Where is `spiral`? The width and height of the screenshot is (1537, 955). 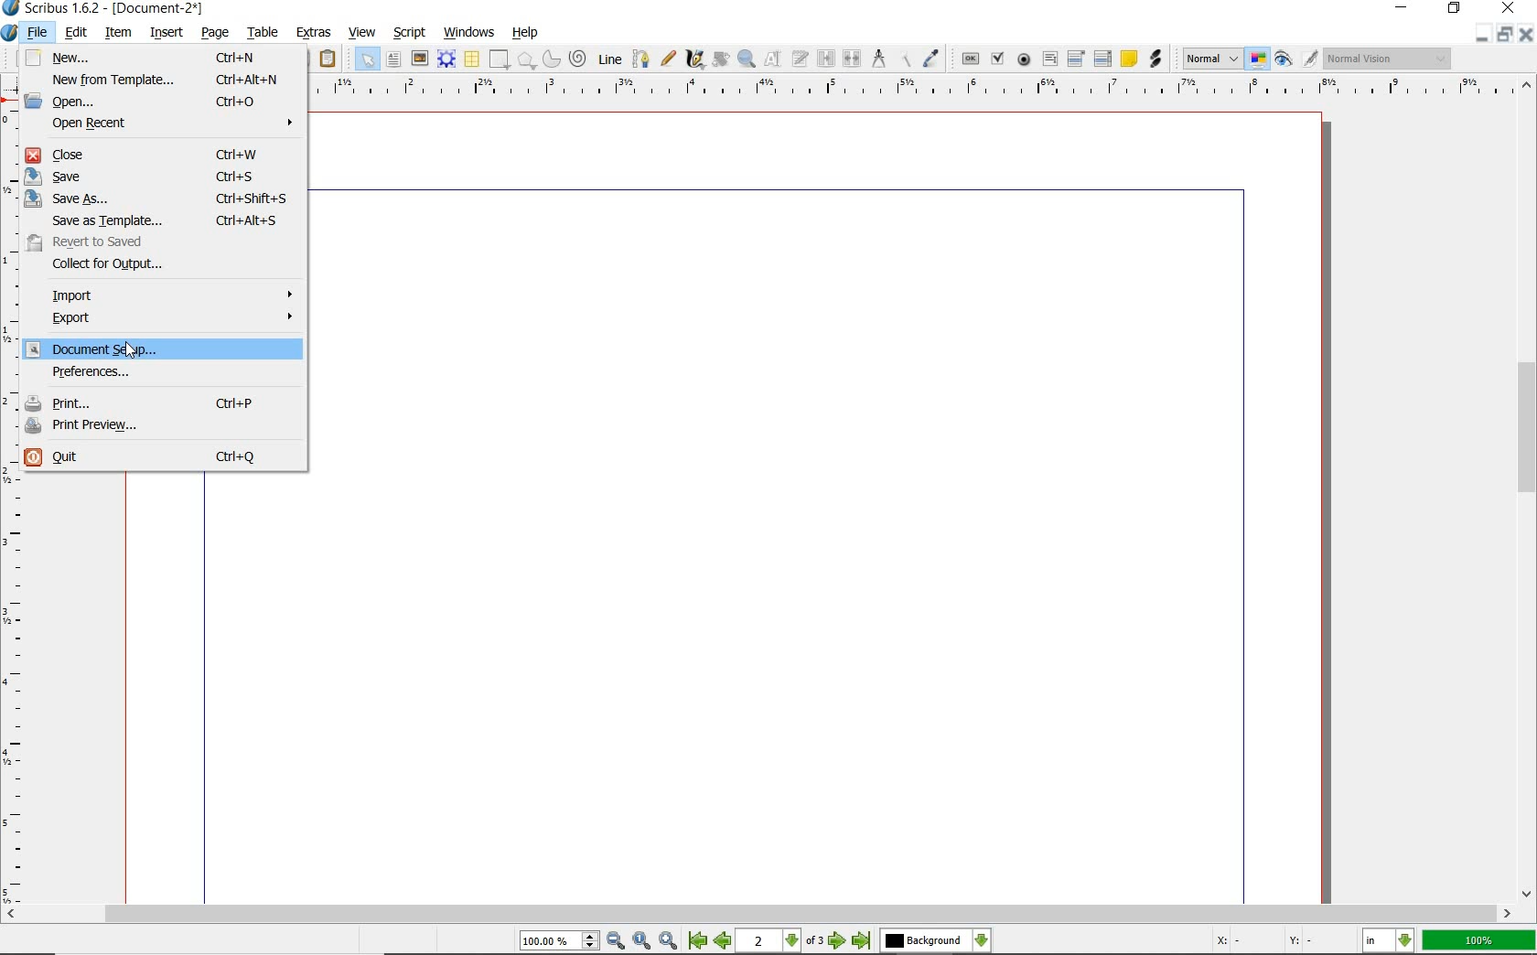 spiral is located at coordinates (577, 58).